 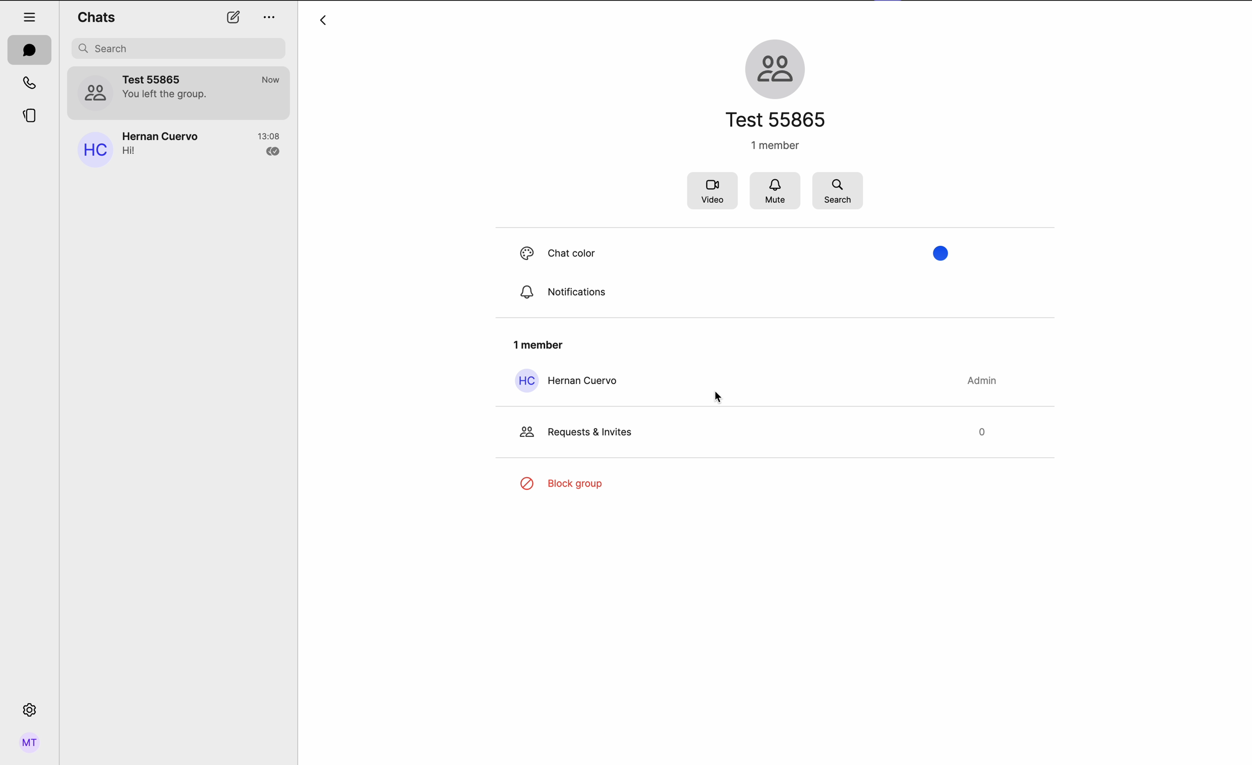 What do you see at coordinates (588, 378) in the screenshot?
I see `Hernan Cuervo` at bounding box center [588, 378].